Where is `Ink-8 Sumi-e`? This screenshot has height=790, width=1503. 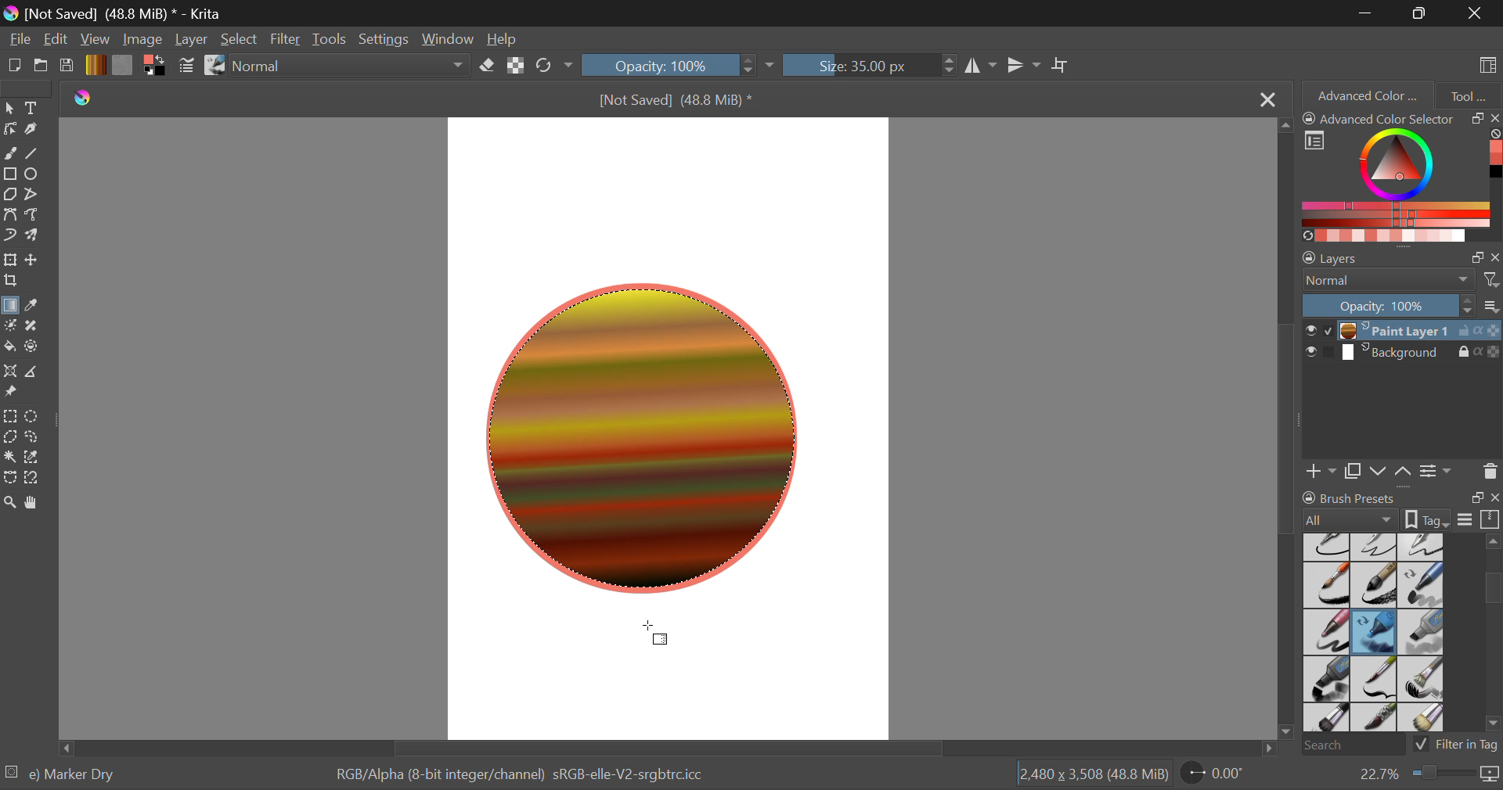 Ink-8 Sumi-e is located at coordinates (1374, 586).